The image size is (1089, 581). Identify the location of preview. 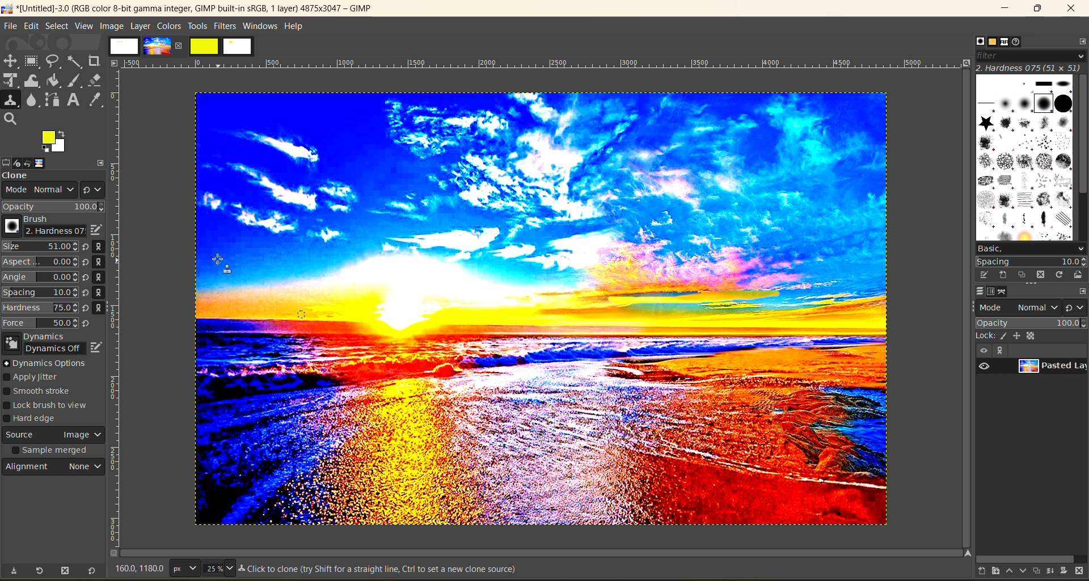
(986, 367).